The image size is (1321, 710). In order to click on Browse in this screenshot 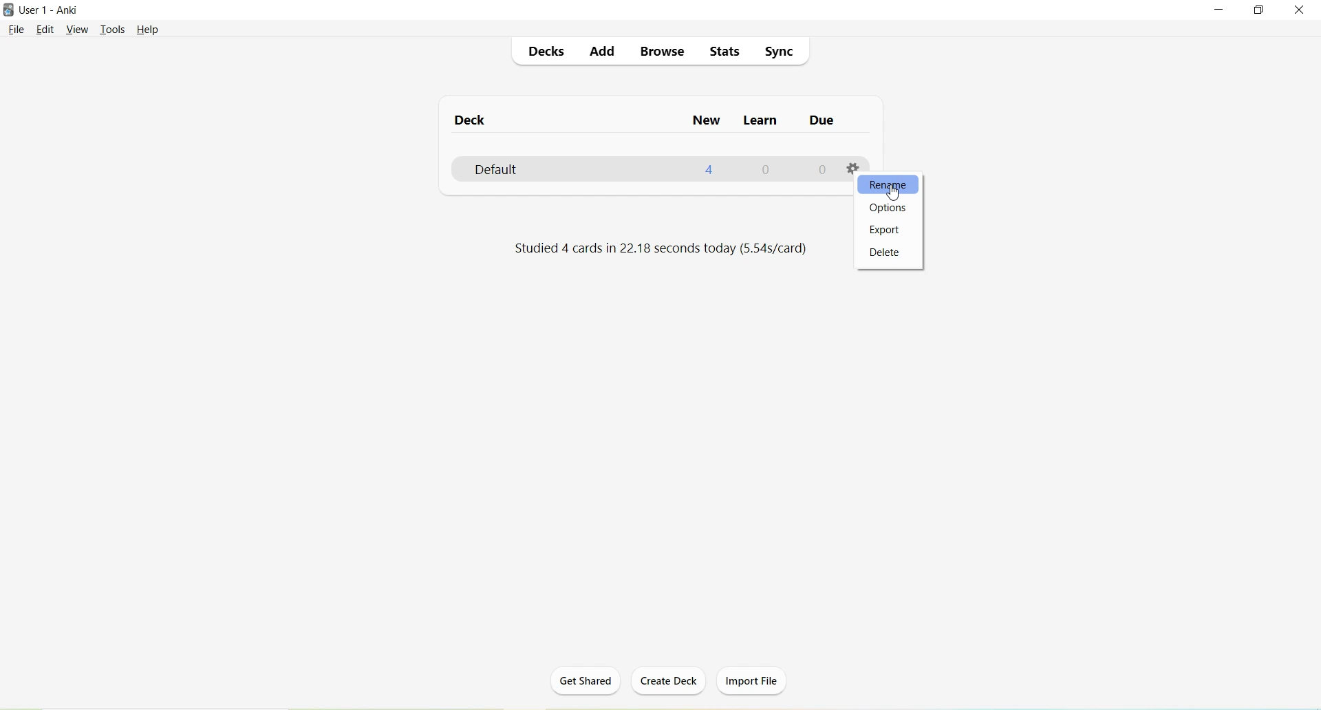, I will do `click(663, 54)`.